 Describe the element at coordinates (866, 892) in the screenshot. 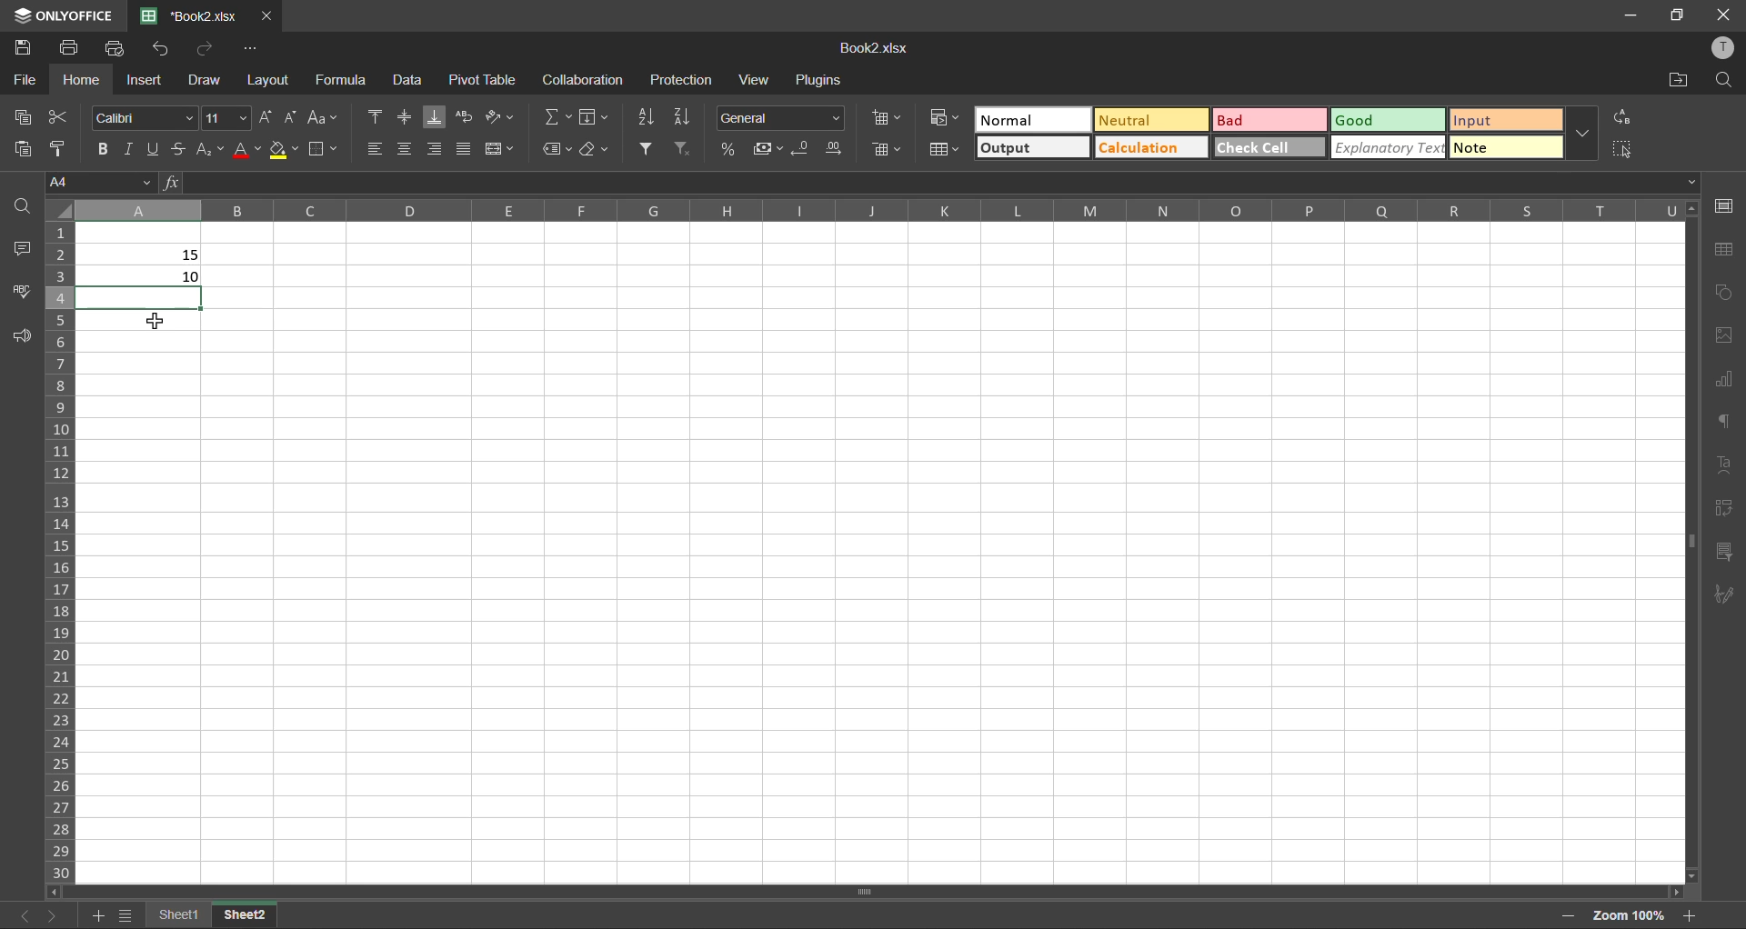

I see `scrollbar` at that location.